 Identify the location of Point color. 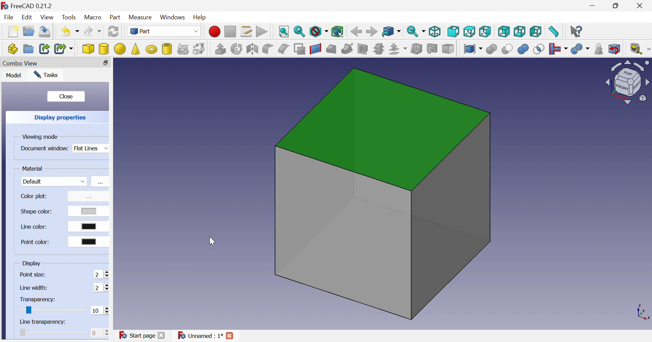
(35, 242).